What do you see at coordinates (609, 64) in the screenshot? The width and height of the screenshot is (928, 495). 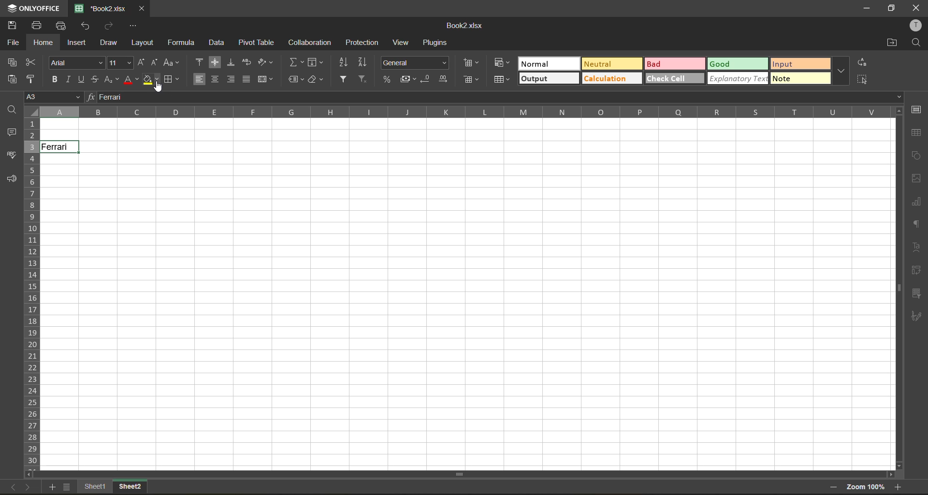 I see `neutral` at bounding box center [609, 64].